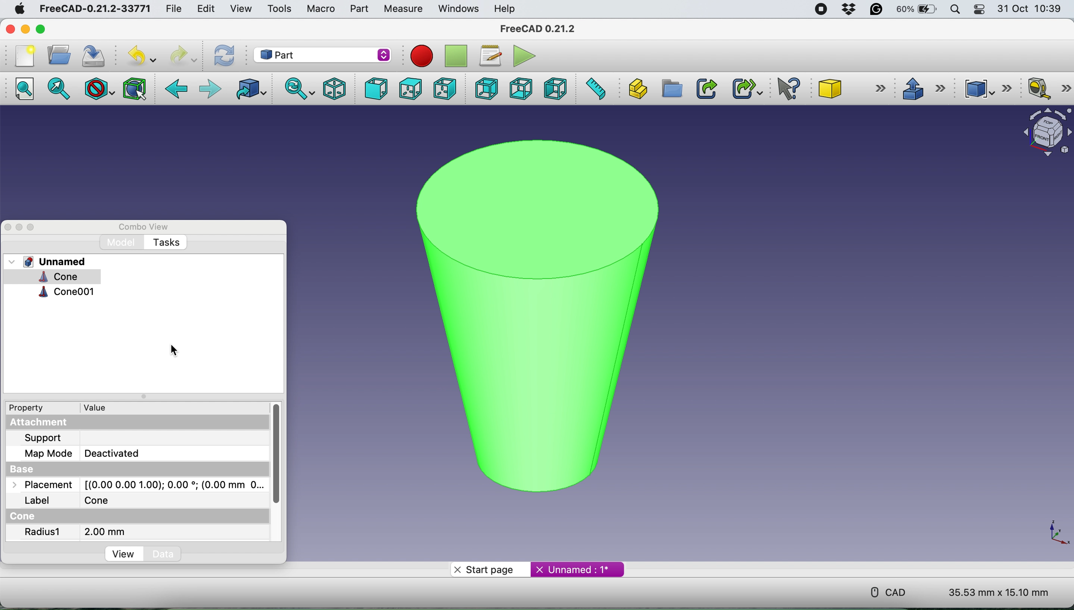 The image size is (1074, 610). What do you see at coordinates (456, 57) in the screenshot?
I see `step recording macros` at bounding box center [456, 57].